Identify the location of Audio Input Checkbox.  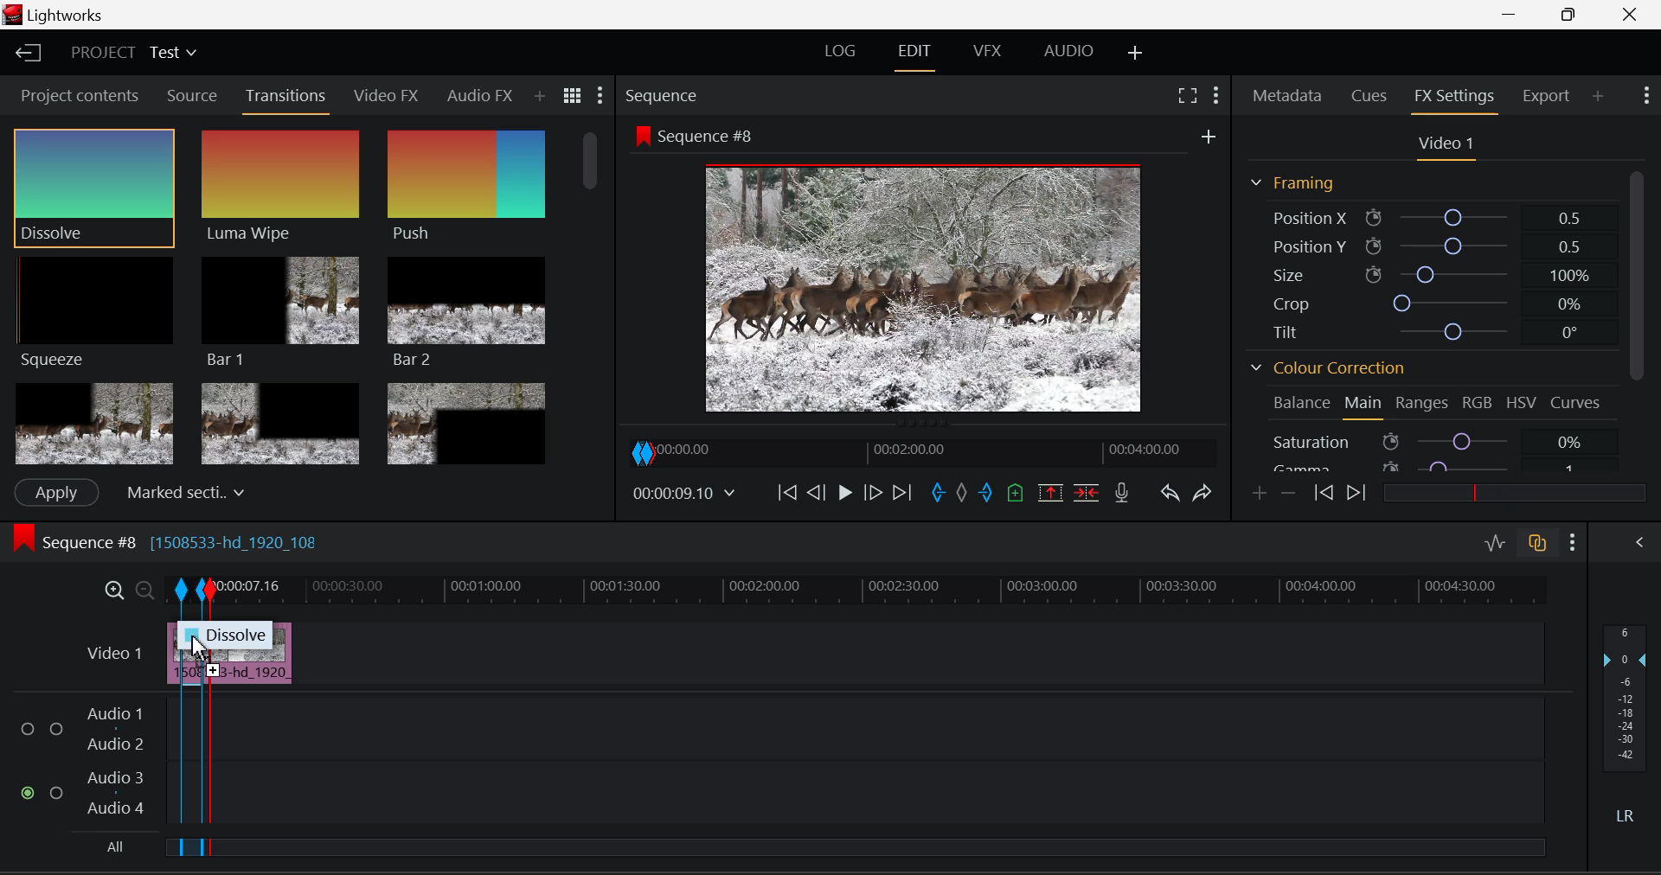
(29, 794).